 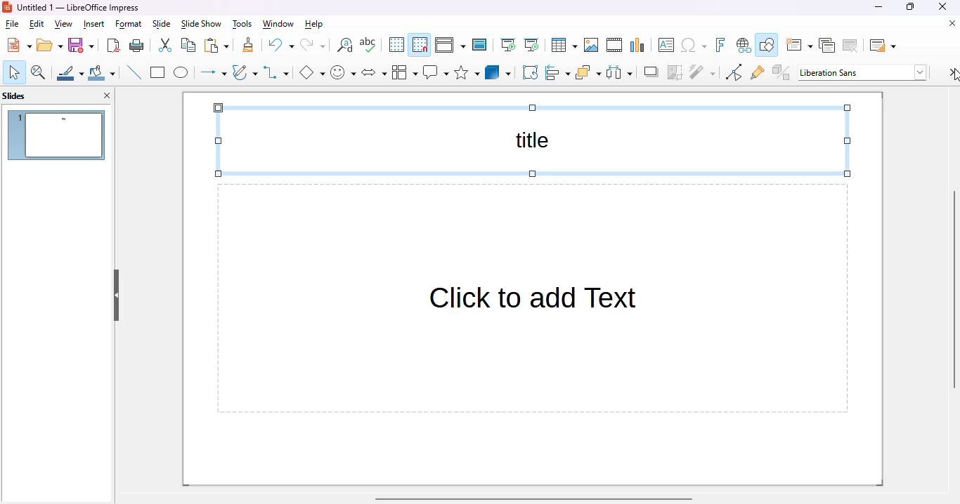 I want to click on logo, so click(x=7, y=8).